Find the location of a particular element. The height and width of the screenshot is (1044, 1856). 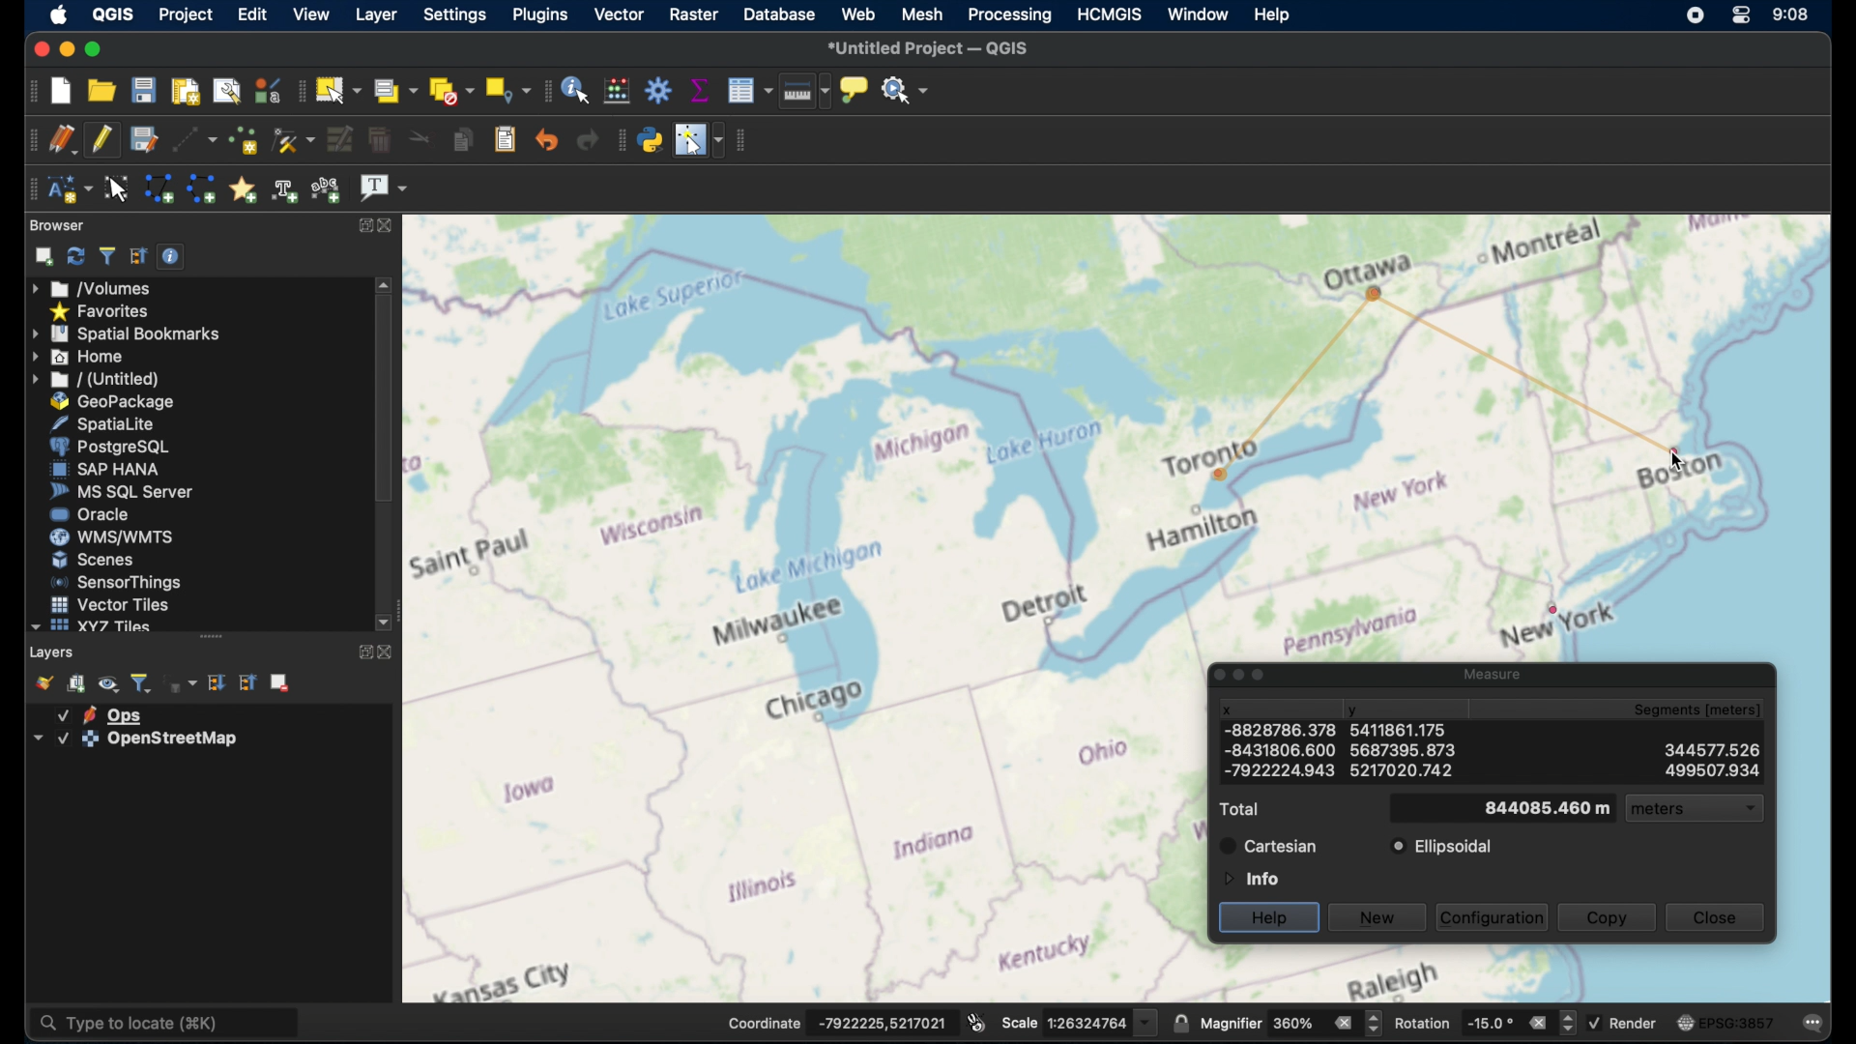

spatial bookmarks is located at coordinates (127, 333).